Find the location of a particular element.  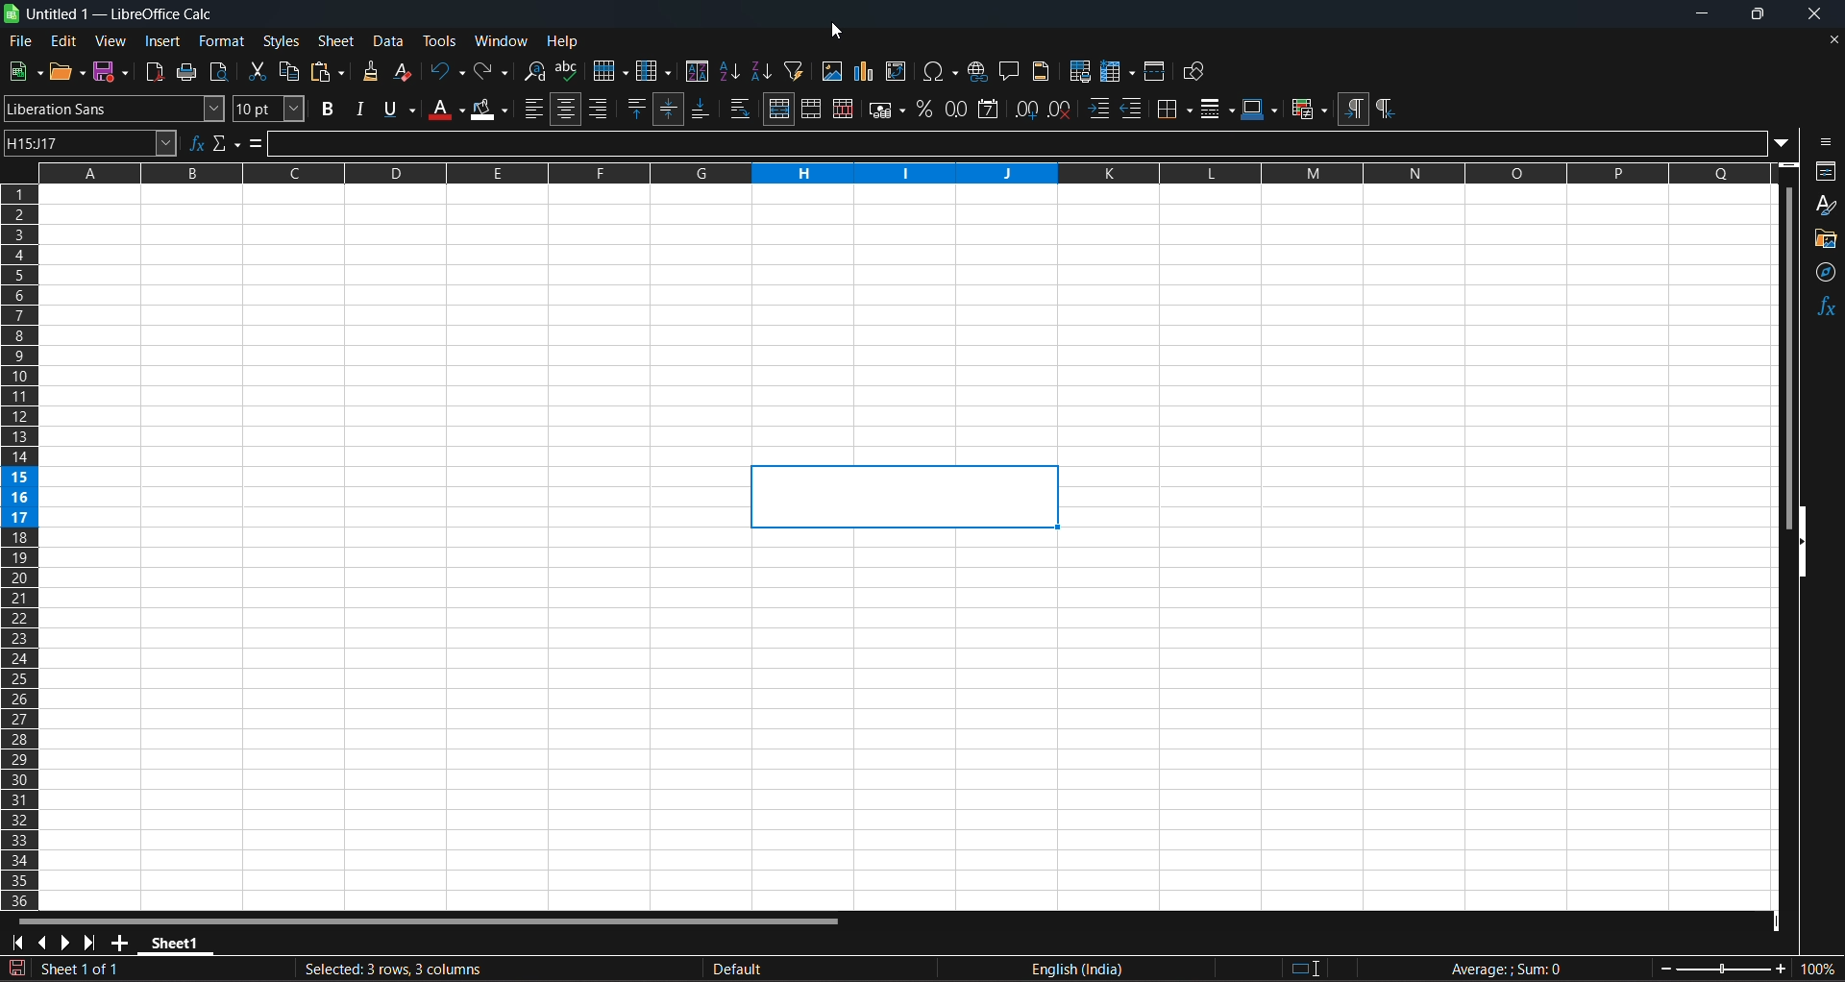

background color is located at coordinates (491, 110).